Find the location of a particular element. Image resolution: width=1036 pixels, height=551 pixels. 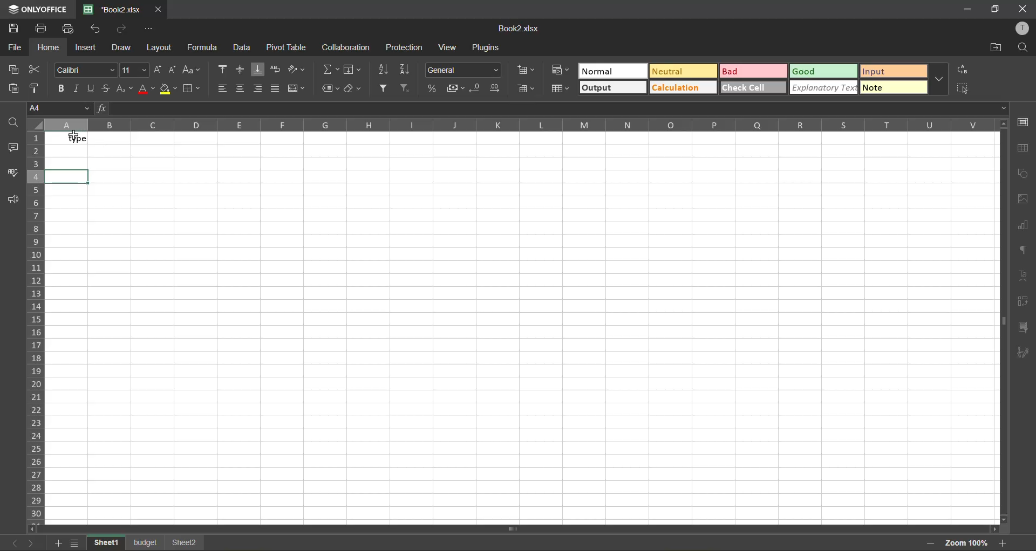

text is located at coordinates (1024, 278).